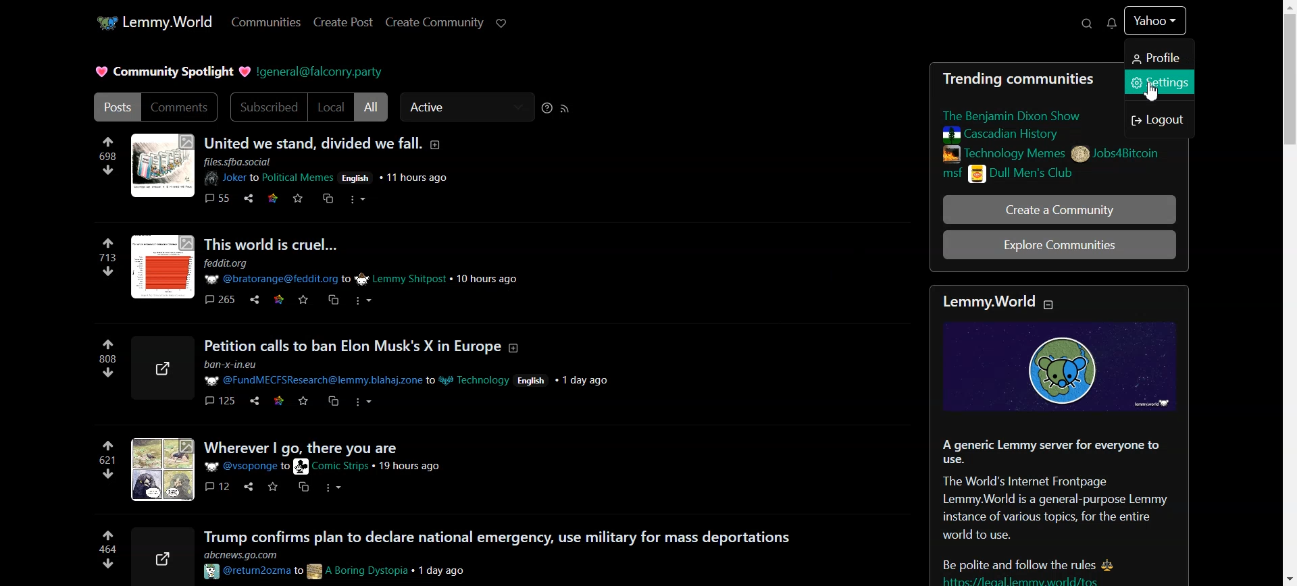 The height and width of the screenshot is (586, 1297). What do you see at coordinates (1289, 293) in the screenshot?
I see `Vertical scroll bar` at bounding box center [1289, 293].